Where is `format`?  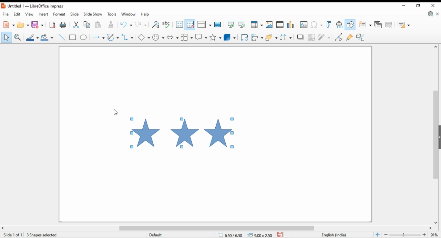 format is located at coordinates (60, 14).